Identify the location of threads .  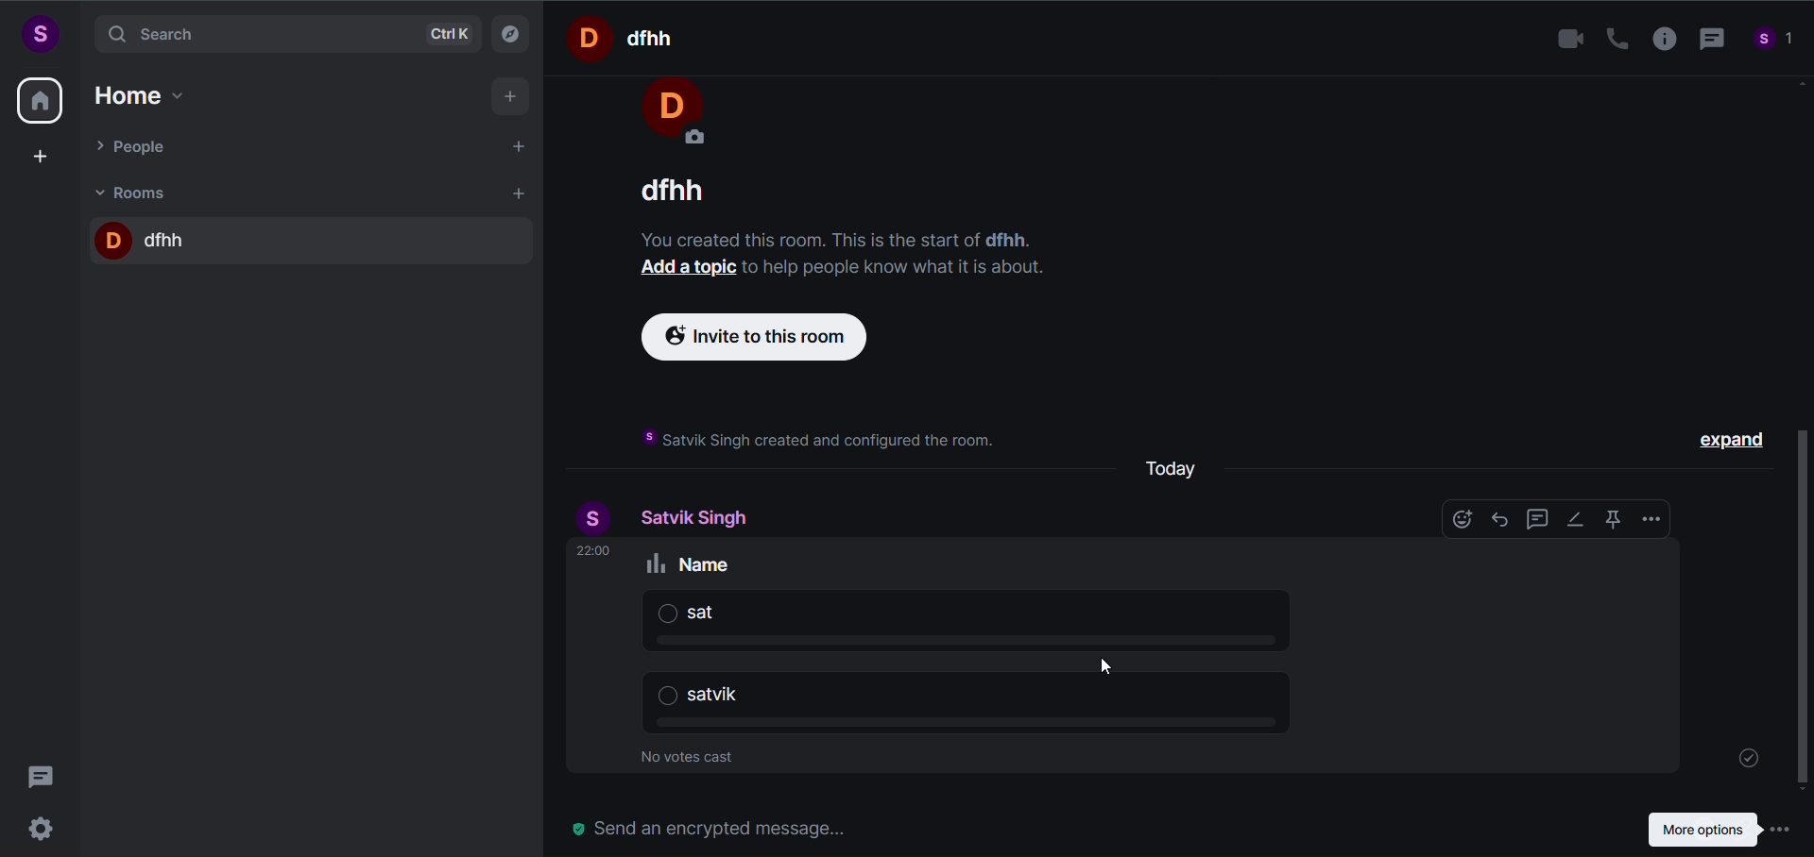
(42, 771).